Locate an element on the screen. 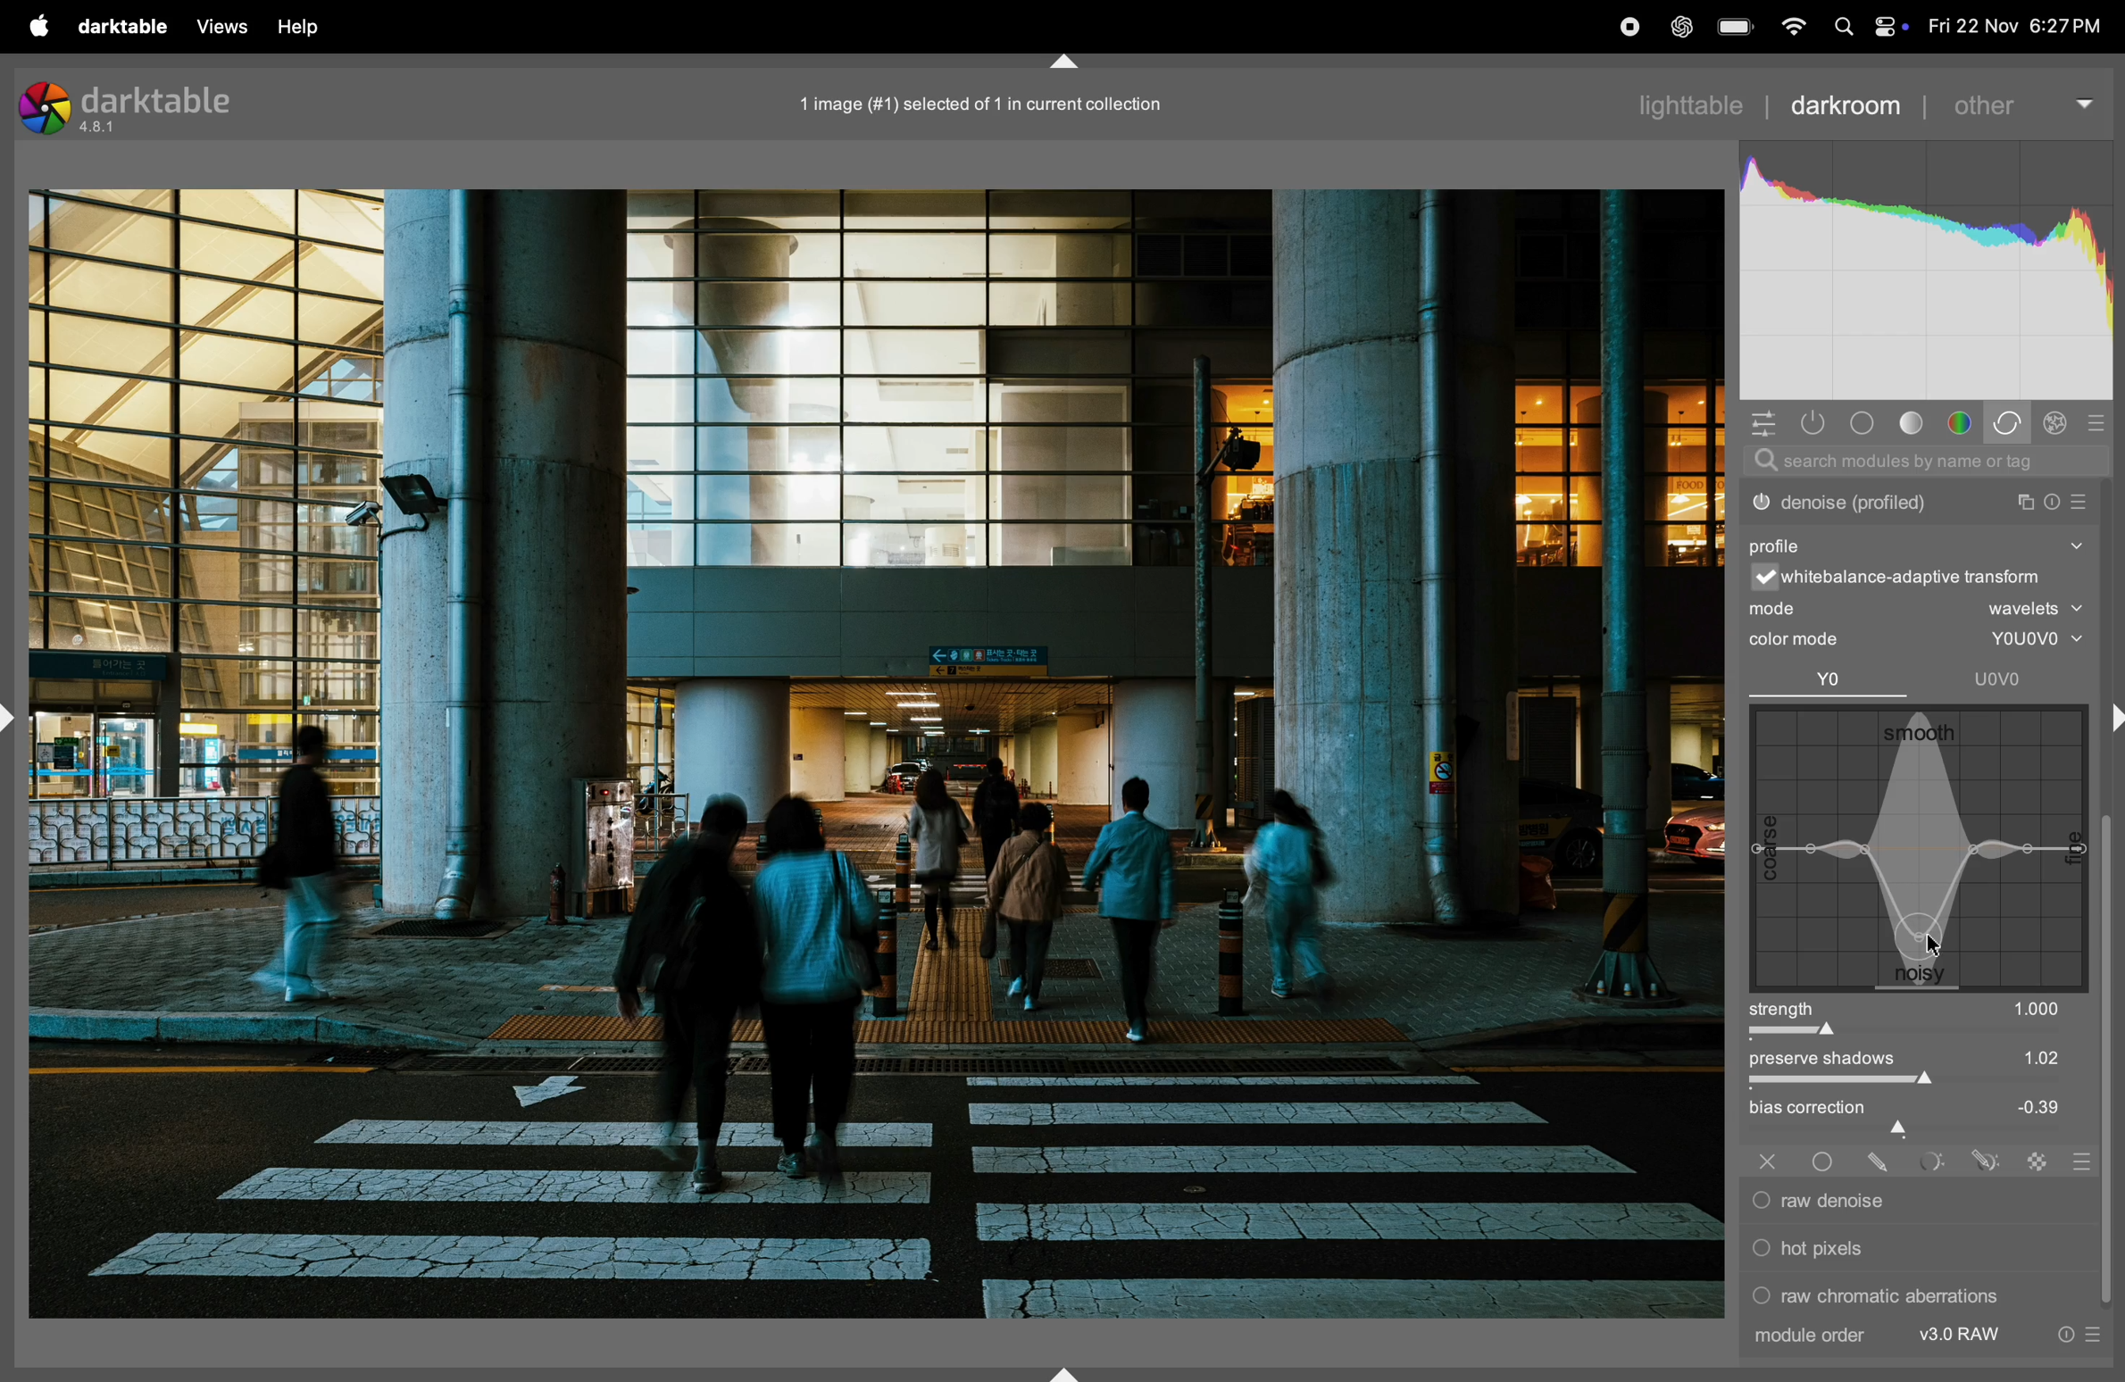  1 imge selected is located at coordinates (986, 104).